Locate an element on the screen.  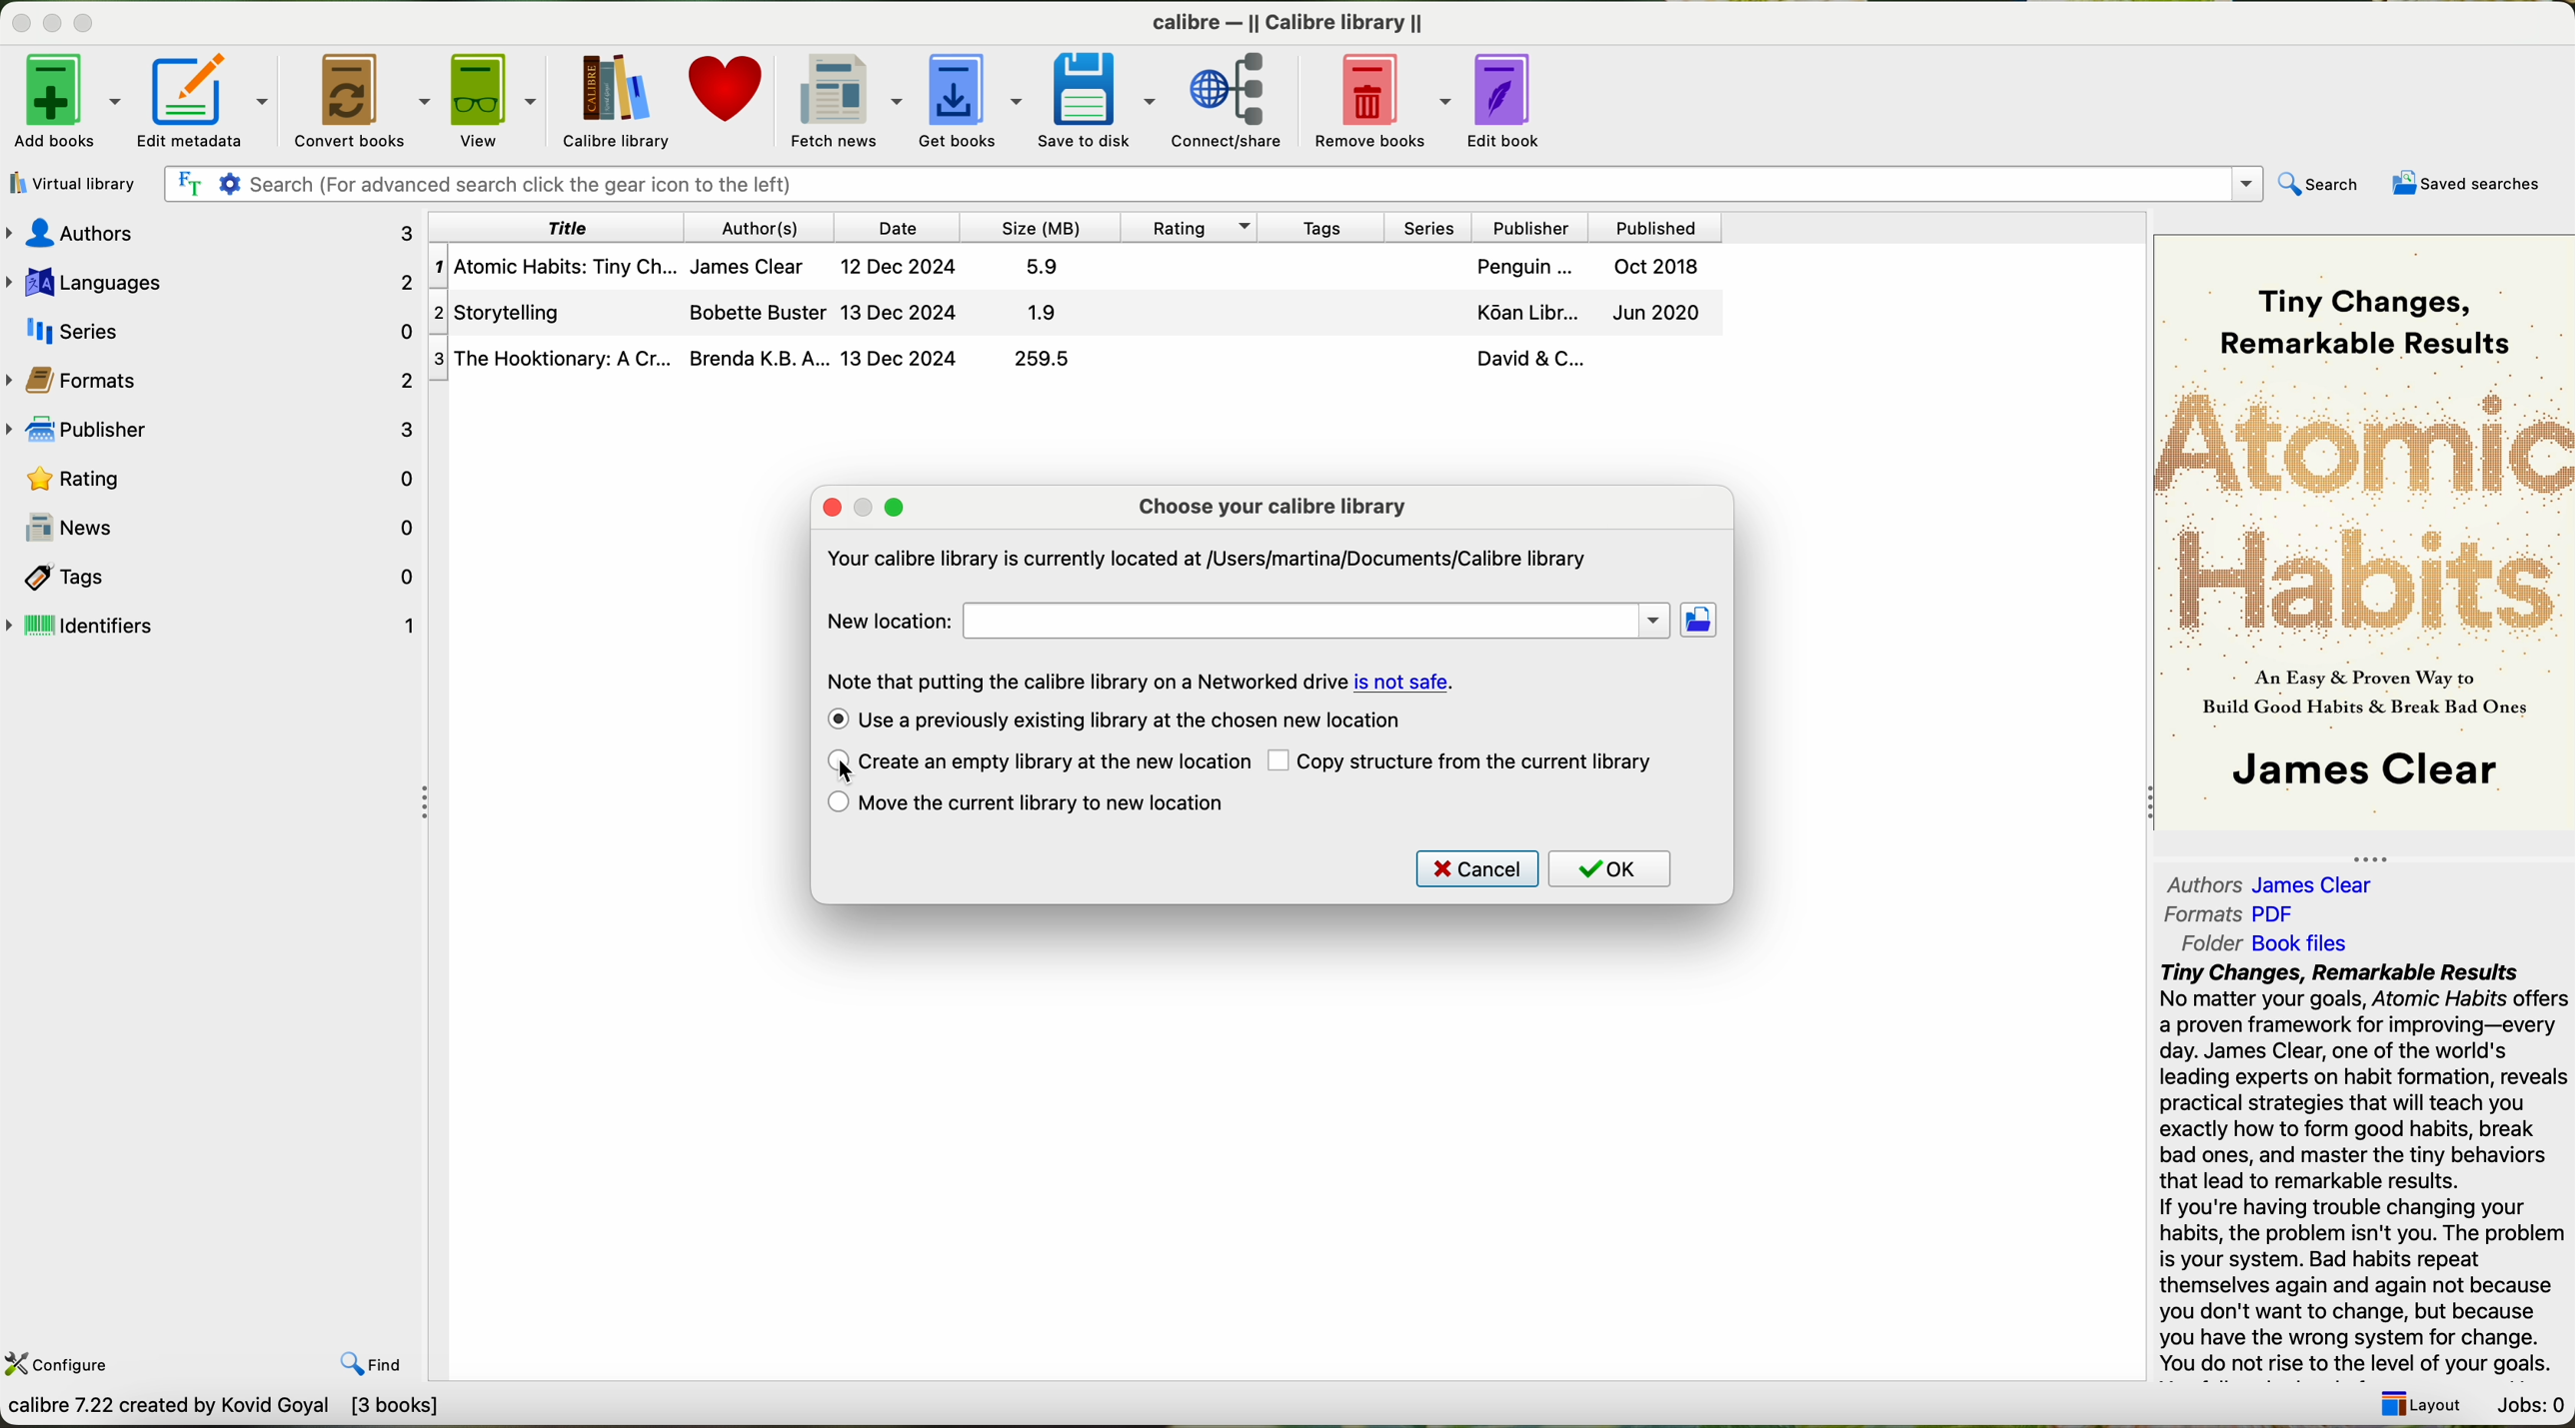
click on calibre library is located at coordinates (613, 101).